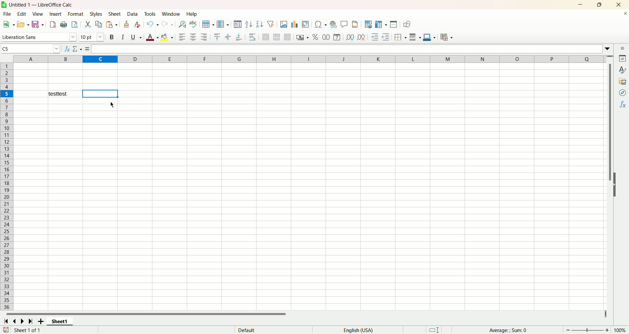  I want to click on print preview, so click(75, 24).